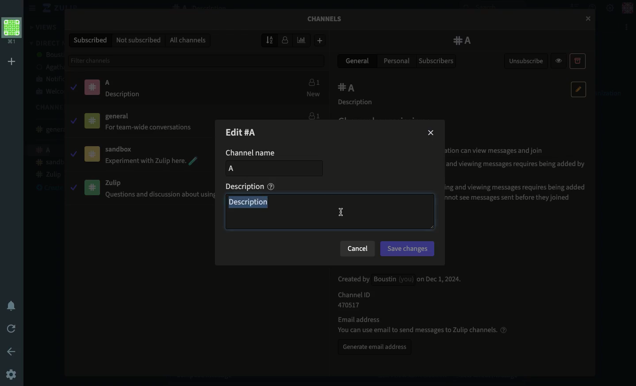 This screenshot has width=636, height=386. What do you see at coordinates (45, 43) in the screenshot?
I see `DM` at bounding box center [45, 43].